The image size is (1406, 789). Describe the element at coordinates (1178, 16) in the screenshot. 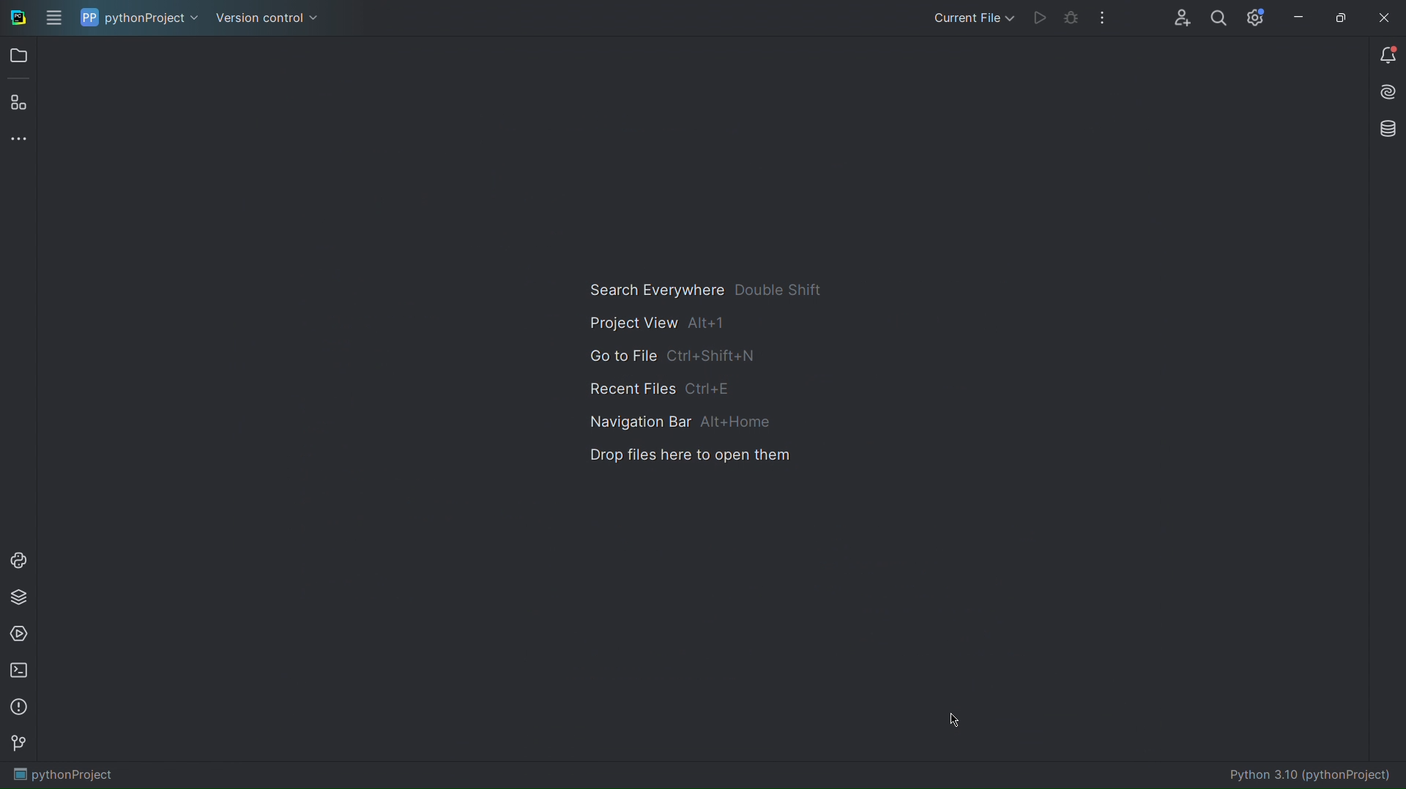

I see `Account` at that location.